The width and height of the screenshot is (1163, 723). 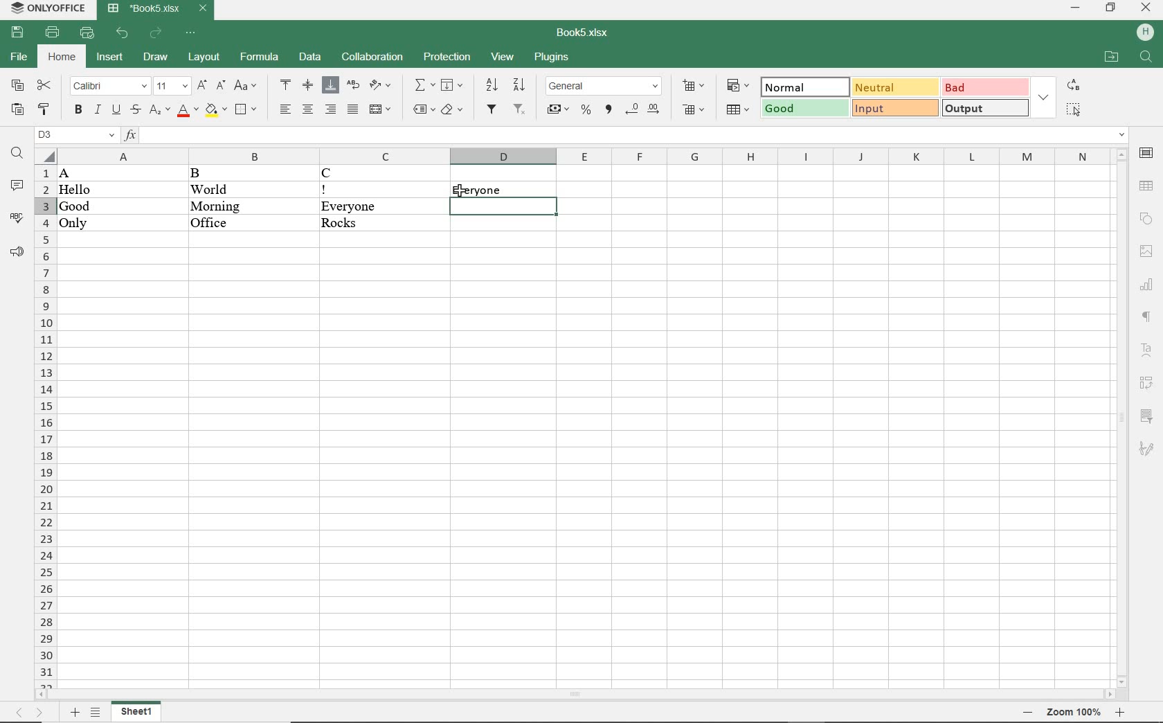 I want to click on sort ascending, so click(x=491, y=86).